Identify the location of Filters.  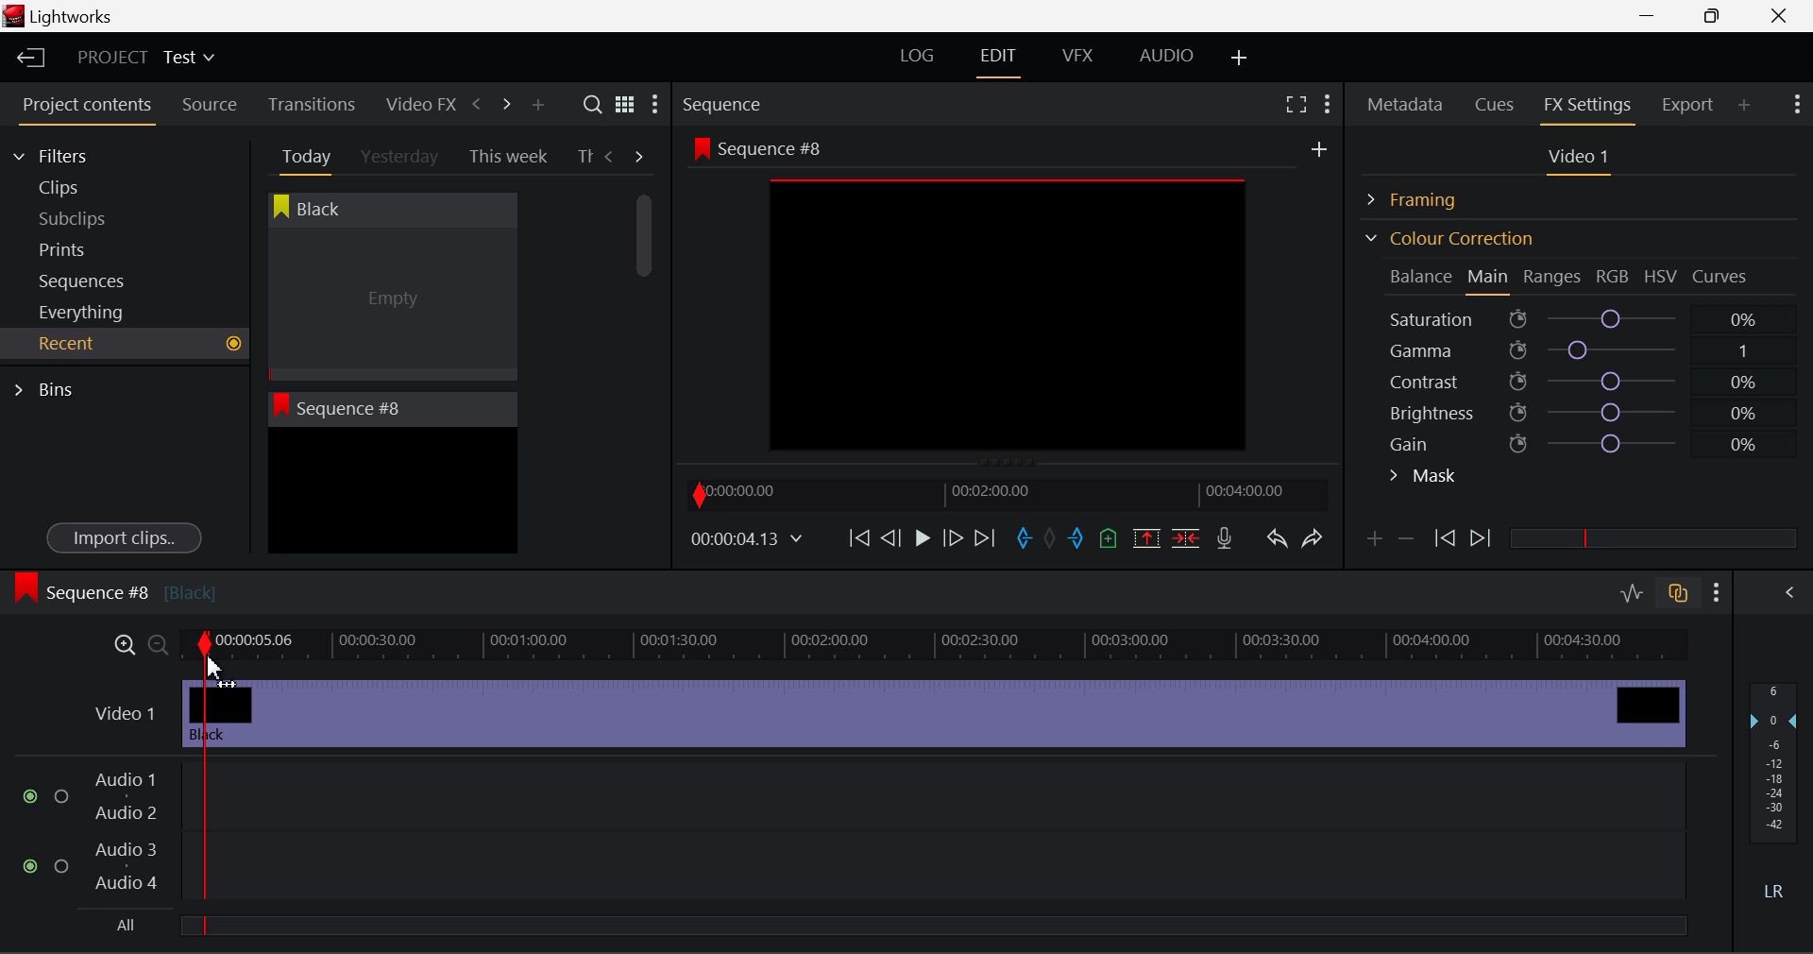
(68, 153).